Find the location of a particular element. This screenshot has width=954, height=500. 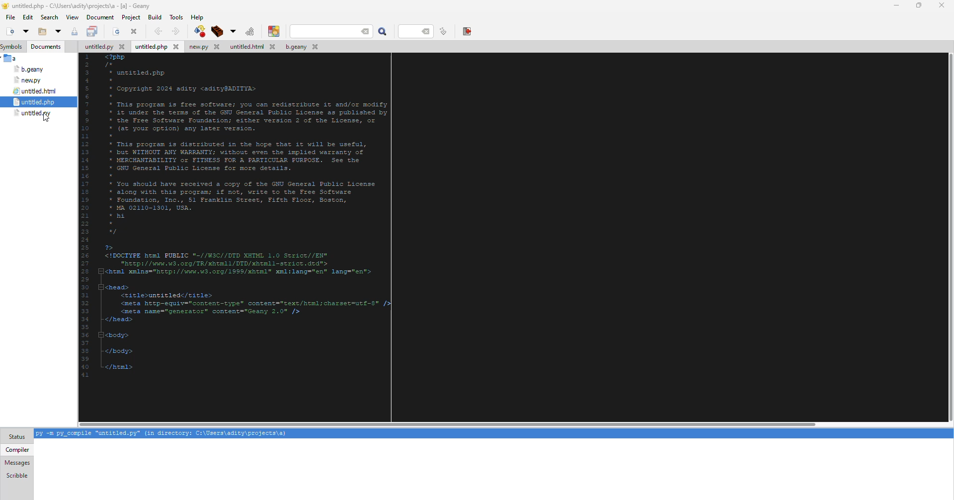

scribble is located at coordinates (16, 475).